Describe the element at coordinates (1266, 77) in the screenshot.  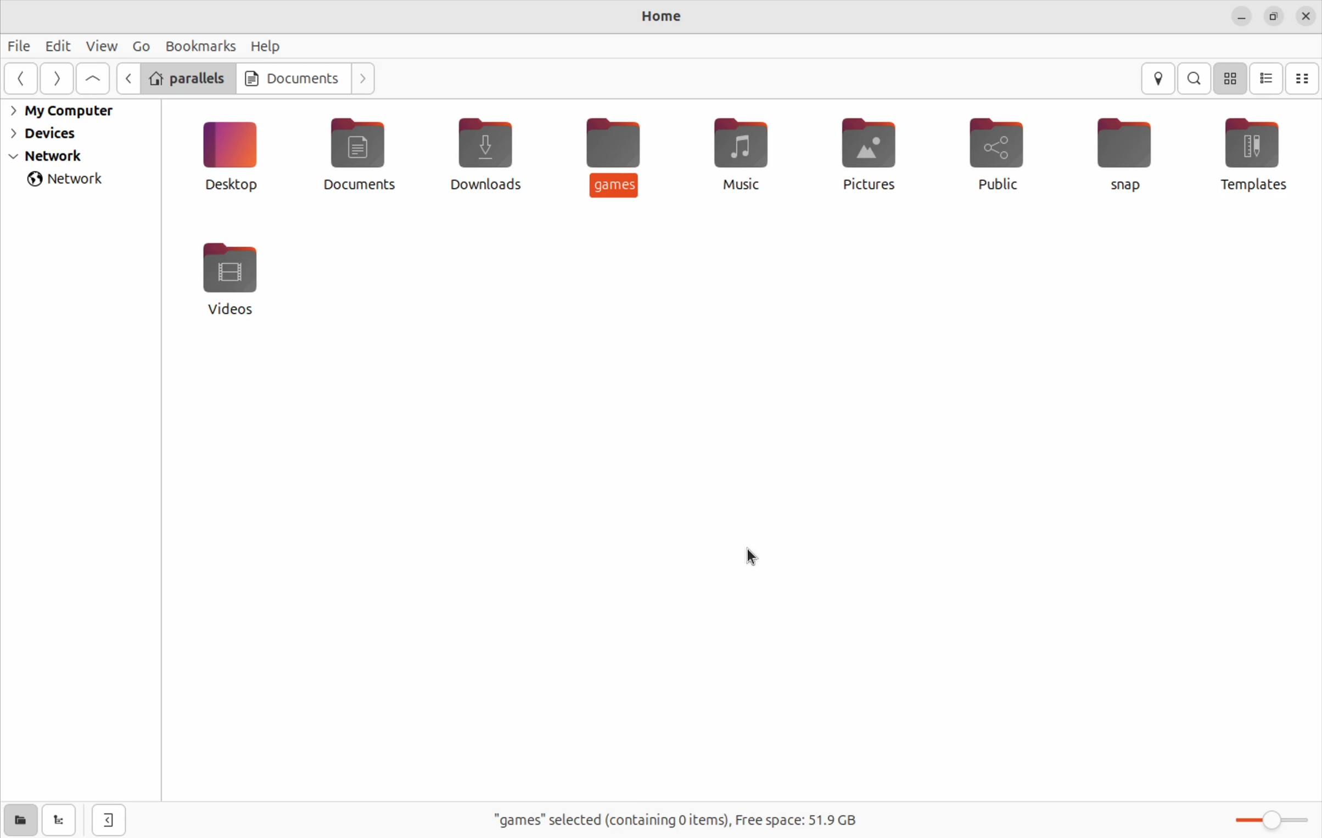
I see `bullet view` at that location.